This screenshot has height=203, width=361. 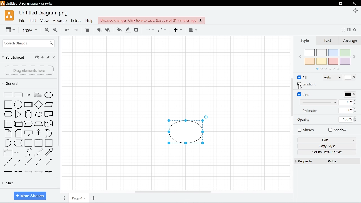 What do you see at coordinates (192, 30) in the screenshot?
I see `Table` at bounding box center [192, 30].